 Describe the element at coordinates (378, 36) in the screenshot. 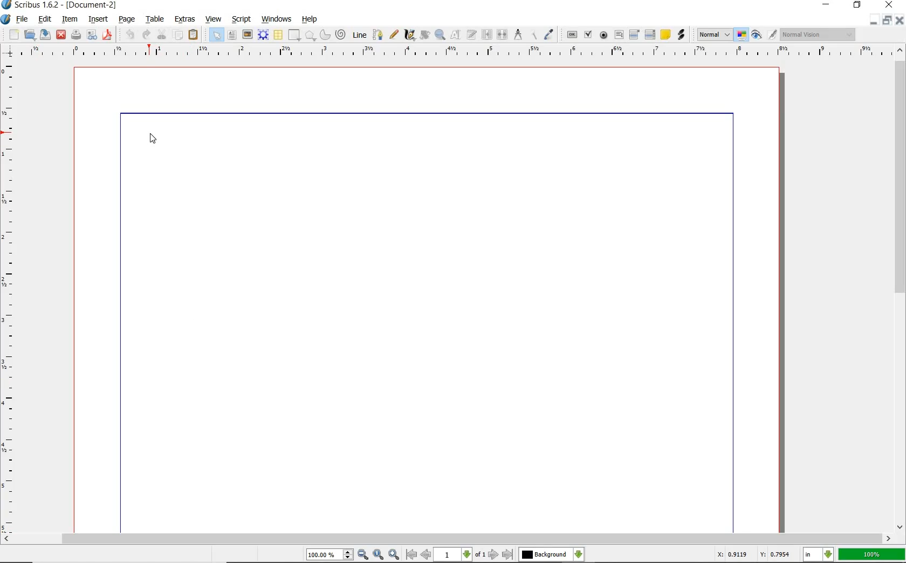

I see `bezier curve` at that location.